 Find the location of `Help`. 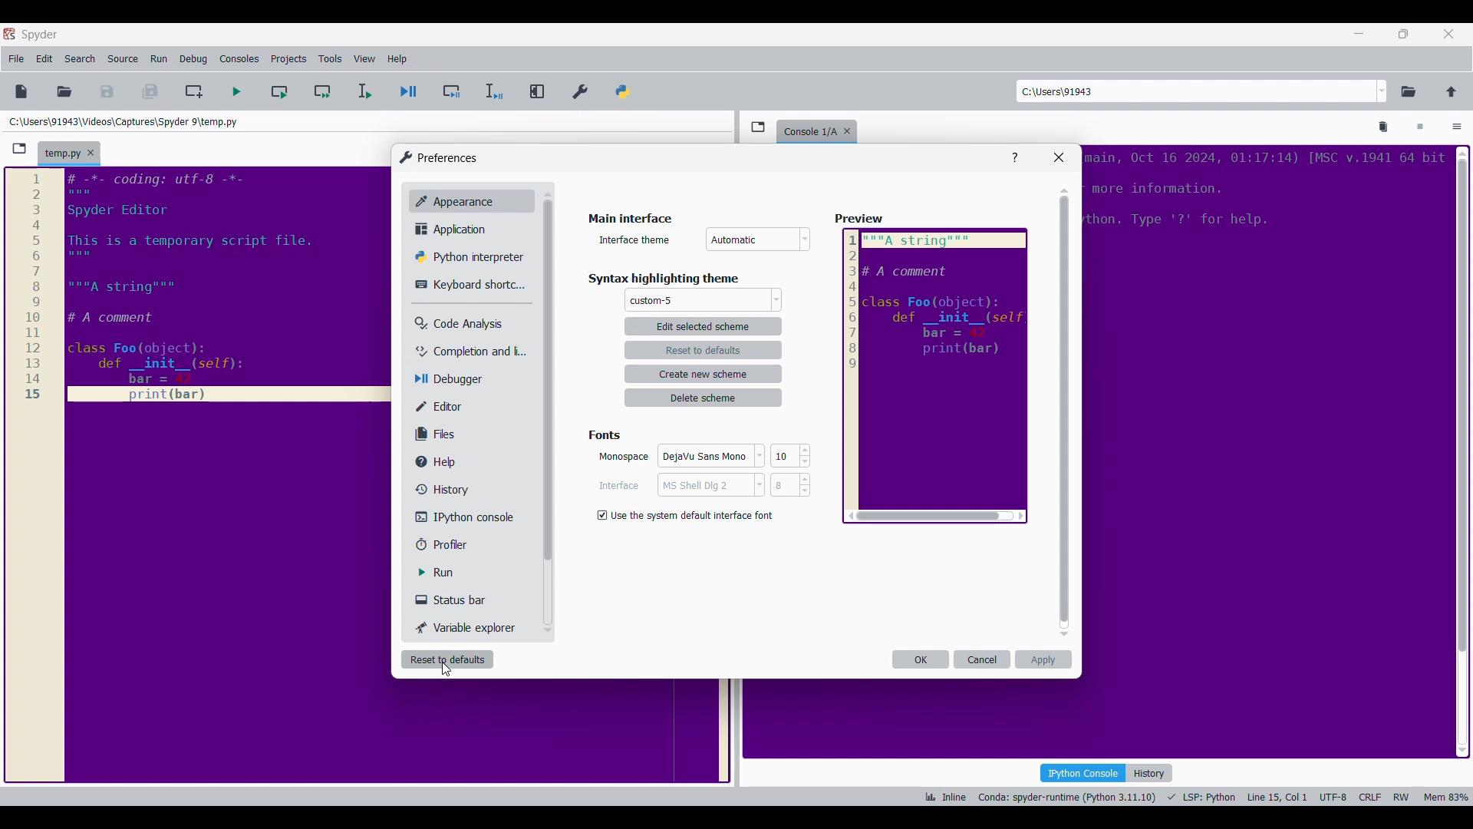

Help is located at coordinates (471, 462).